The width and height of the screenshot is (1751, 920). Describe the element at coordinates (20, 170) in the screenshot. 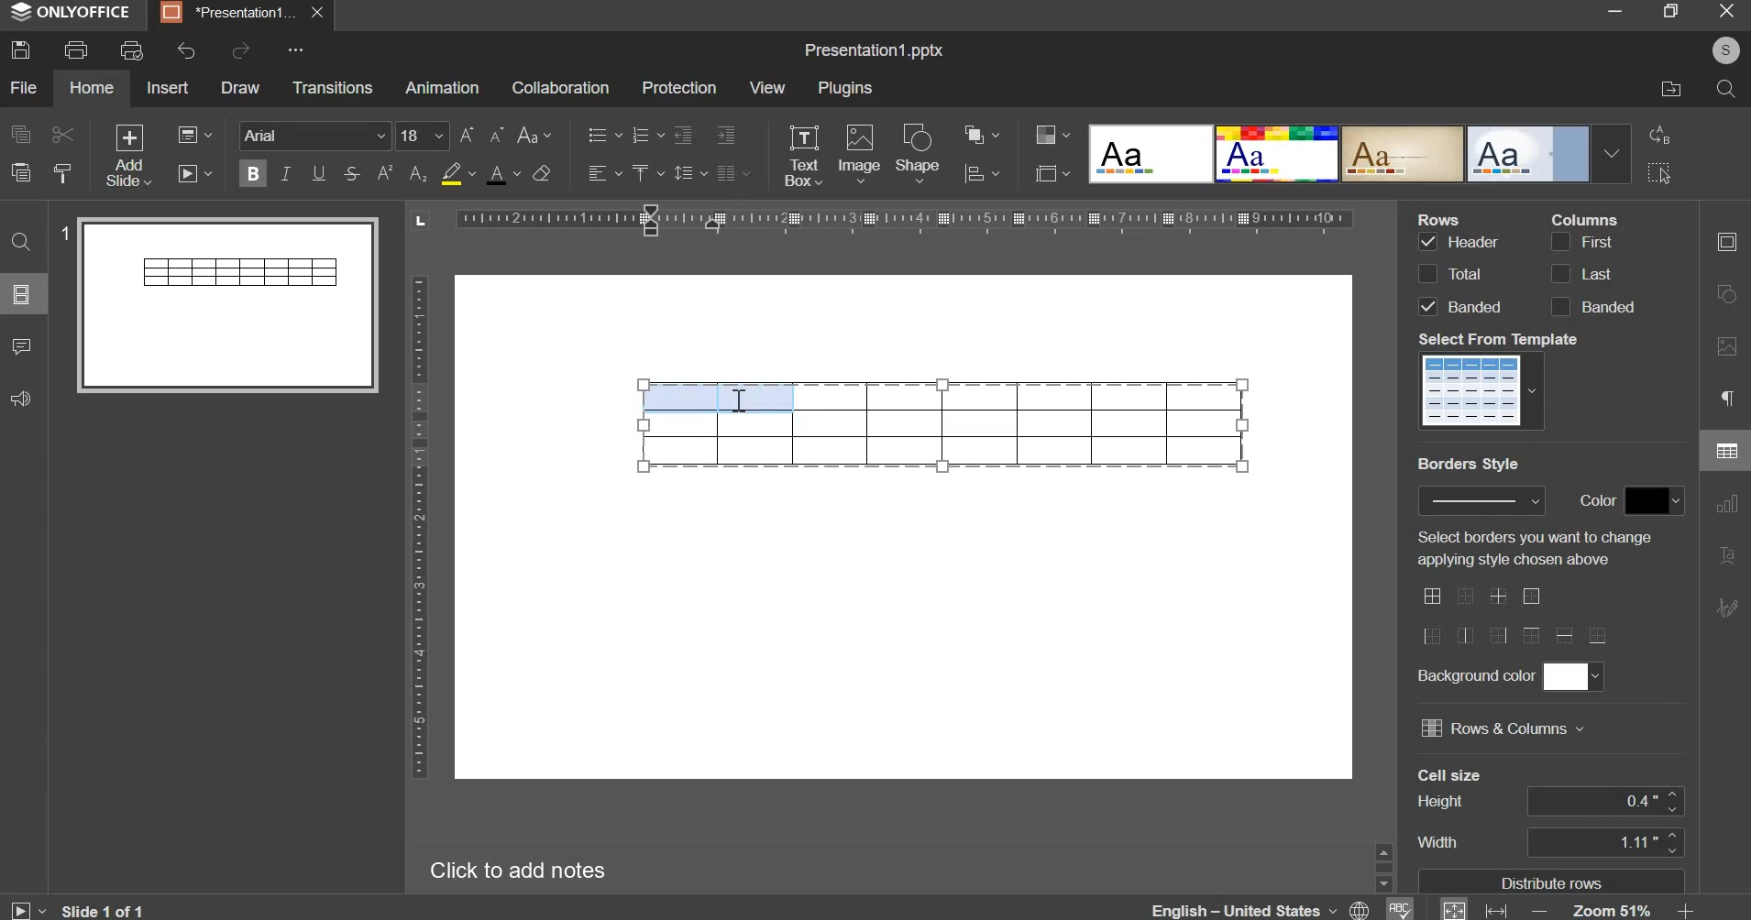

I see `paste` at that location.